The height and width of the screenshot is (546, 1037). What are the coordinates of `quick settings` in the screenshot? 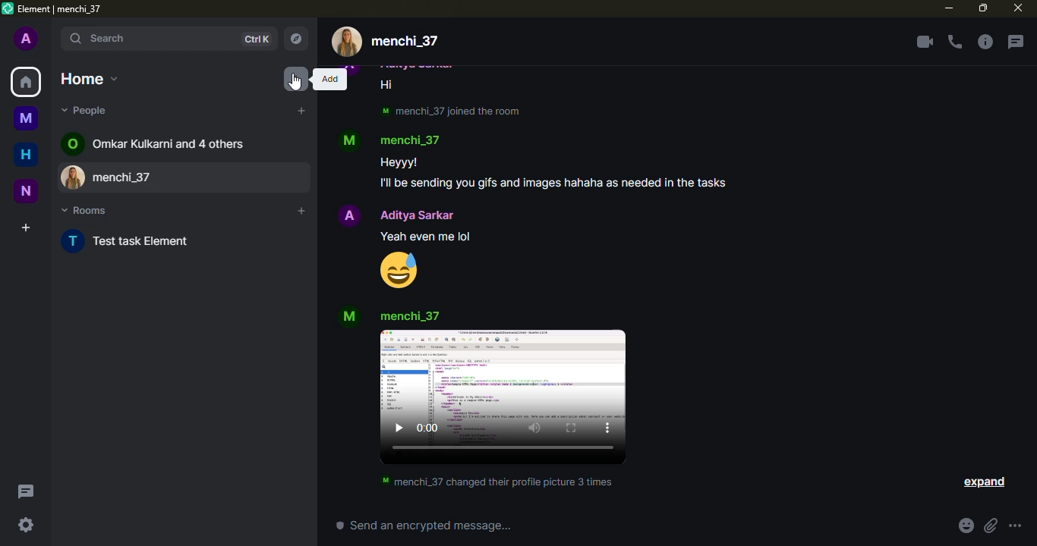 It's located at (26, 525).